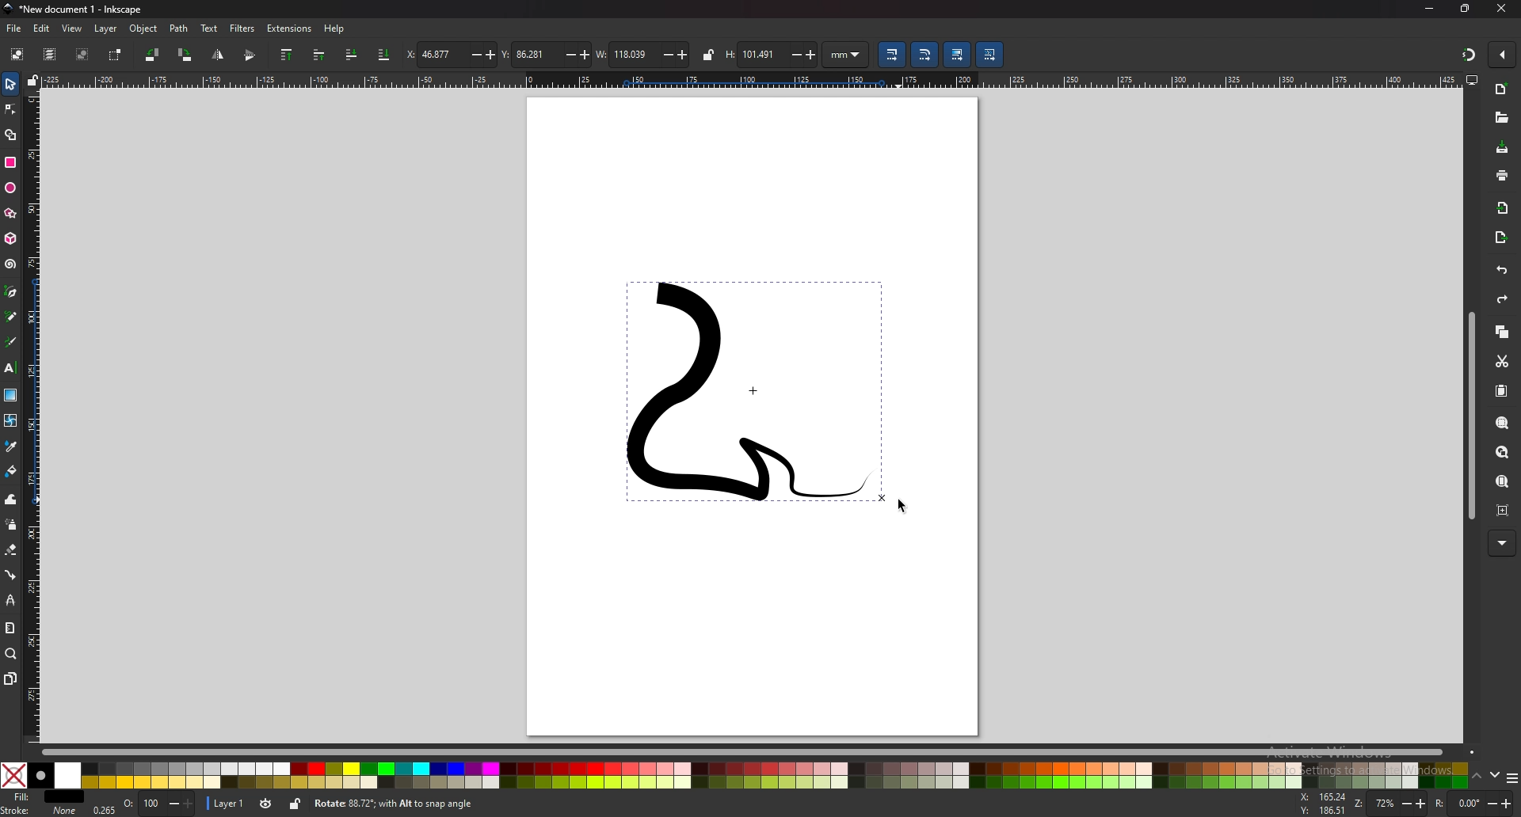 This screenshot has height=817, width=1521. Describe the element at coordinates (11, 575) in the screenshot. I see `connector` at that location.